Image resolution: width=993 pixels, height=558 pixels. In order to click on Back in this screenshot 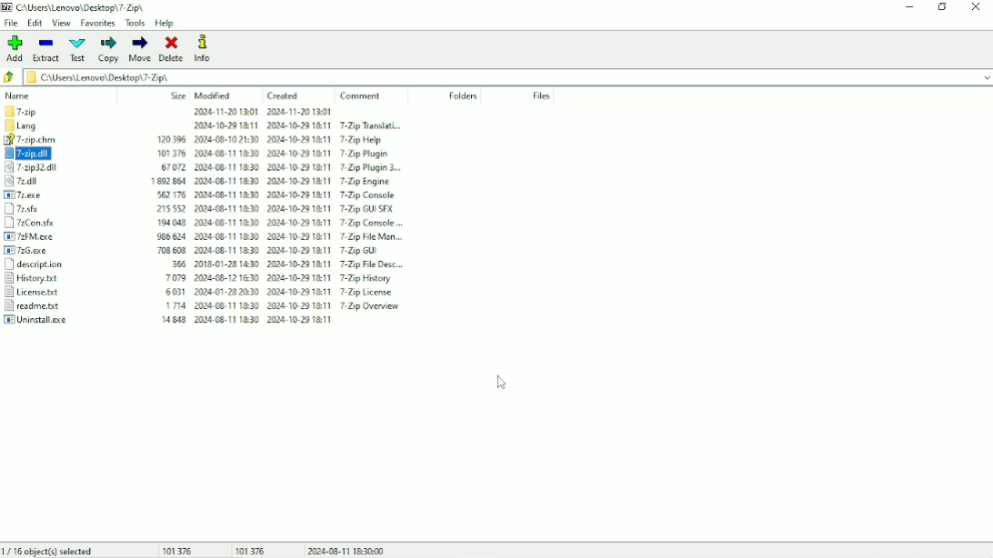, I will do `click(10, 77)`.